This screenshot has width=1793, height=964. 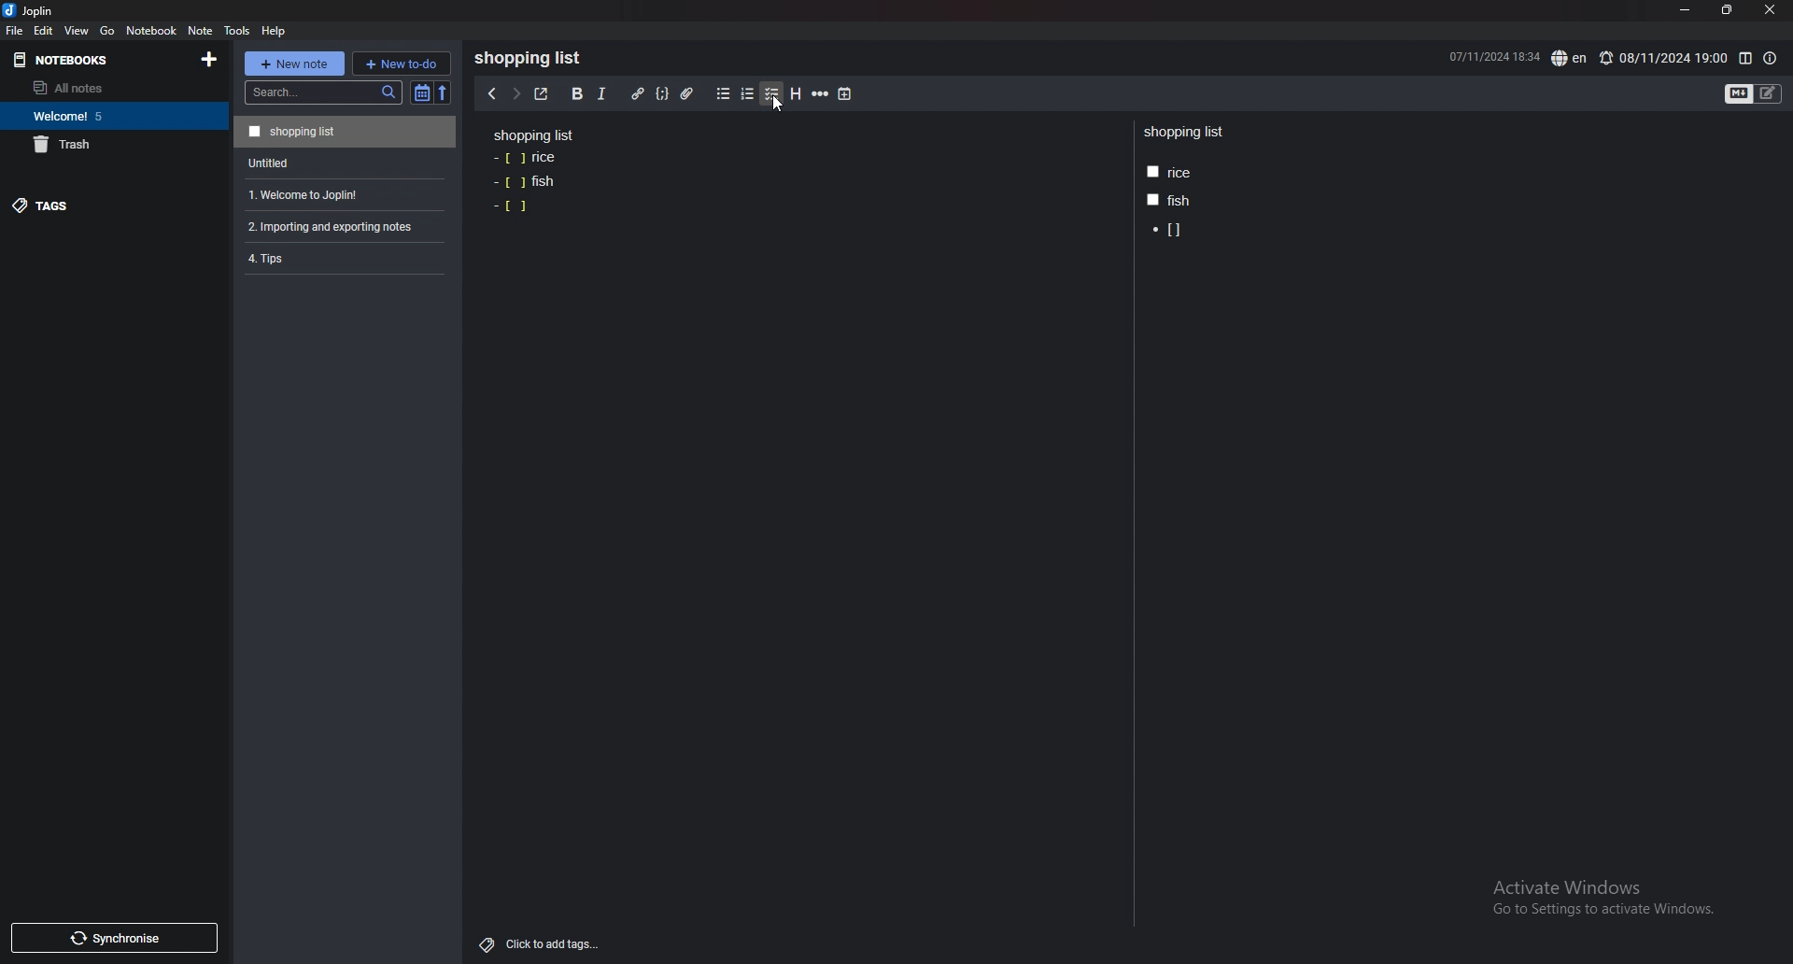 I want to click on toggle editors, so click(x=1754, y=94).